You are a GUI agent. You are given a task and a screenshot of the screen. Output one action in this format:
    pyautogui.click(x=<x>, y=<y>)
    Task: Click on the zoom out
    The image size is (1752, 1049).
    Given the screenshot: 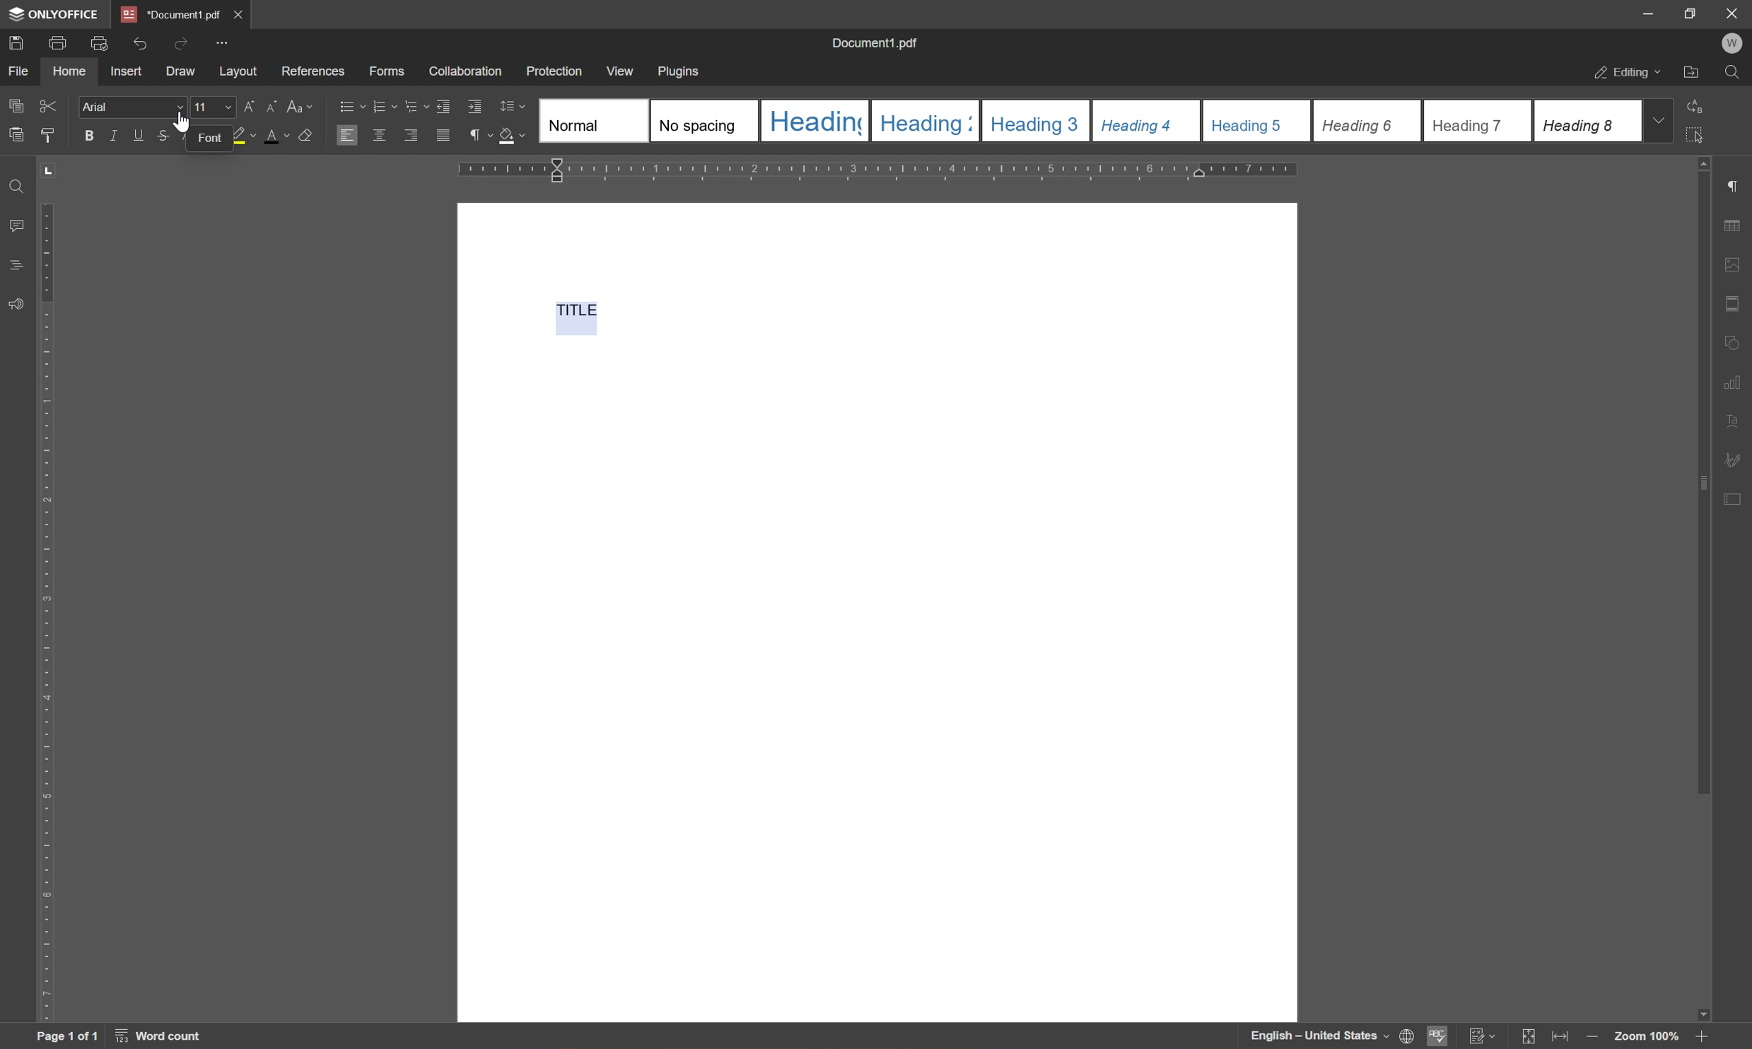 What is the action you would take?
    pyautogui.click(x=1592, y=1037)
    